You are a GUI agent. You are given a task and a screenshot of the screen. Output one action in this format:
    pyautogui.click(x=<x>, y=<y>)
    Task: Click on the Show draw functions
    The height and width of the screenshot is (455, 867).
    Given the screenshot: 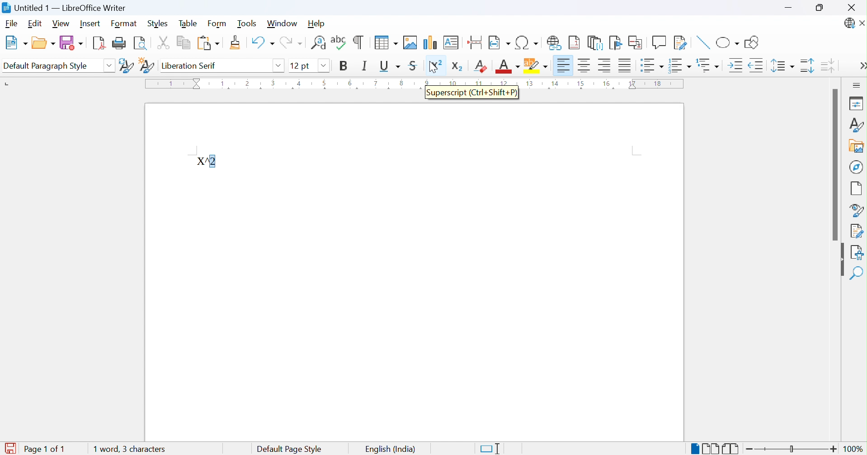 What is the action you would take?
    pyautogui.click(x=754, y=42)
    